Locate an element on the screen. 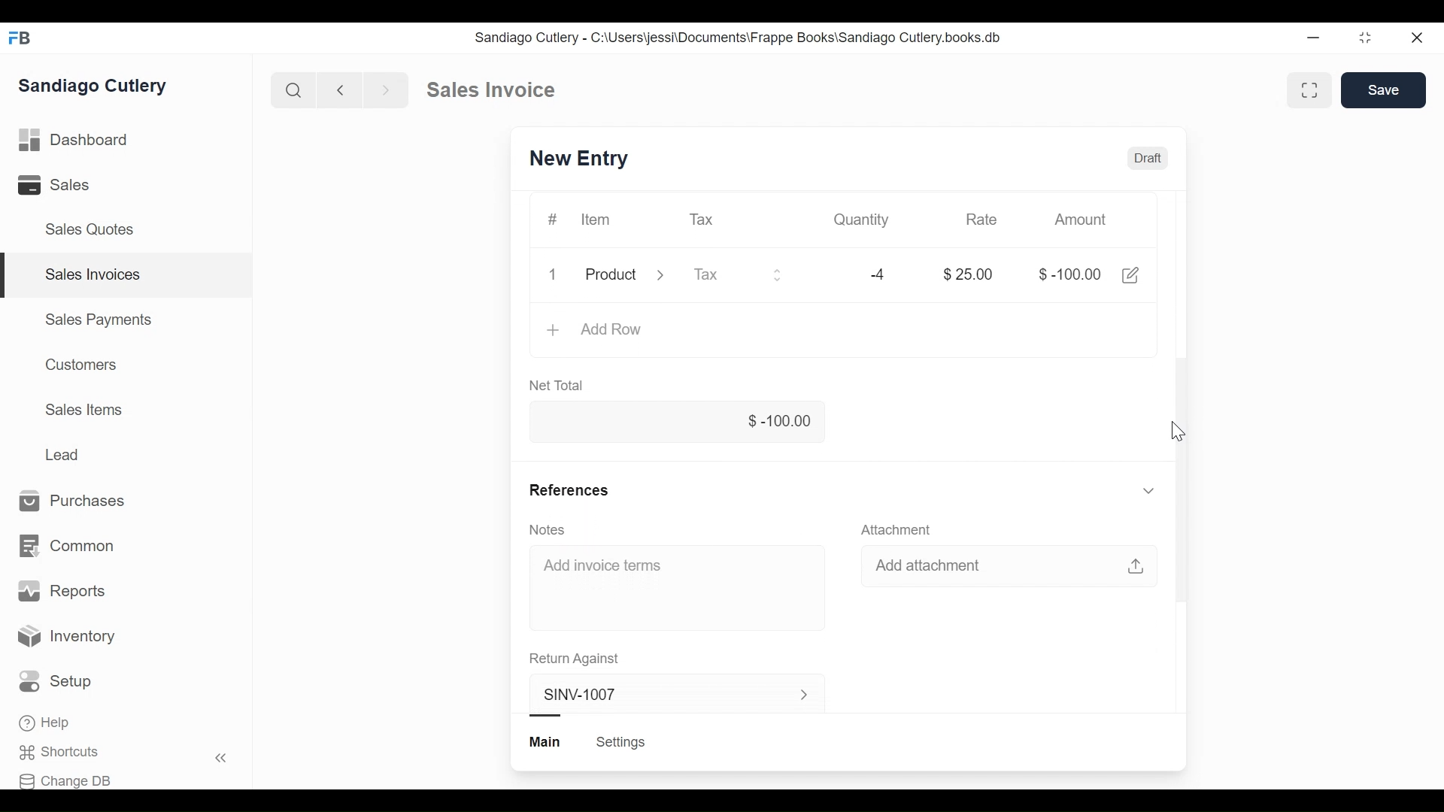 The width and height of the screenshot is (1444, 812).  Help is located at coordinates (44, 723).